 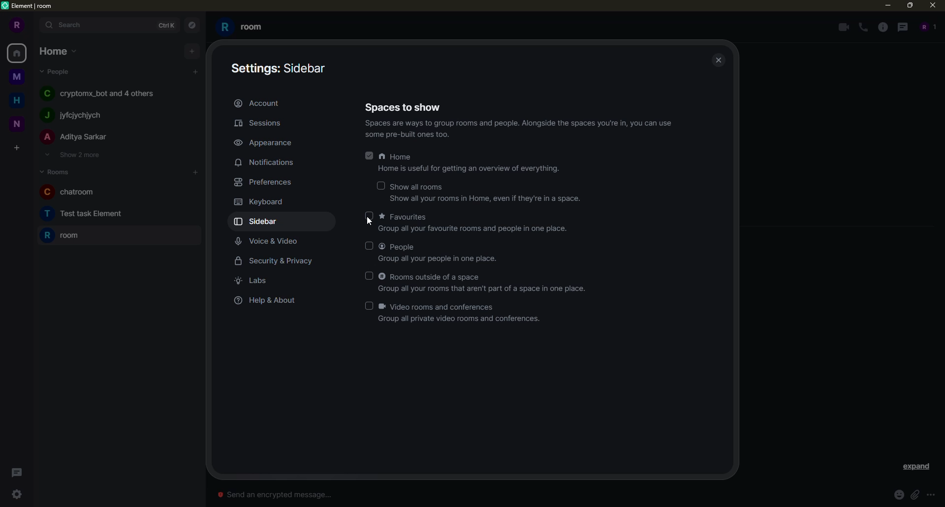 What do you see at coordinates (931, 495) in the screenshot?
I see `more` at bounding box center [931, 495].